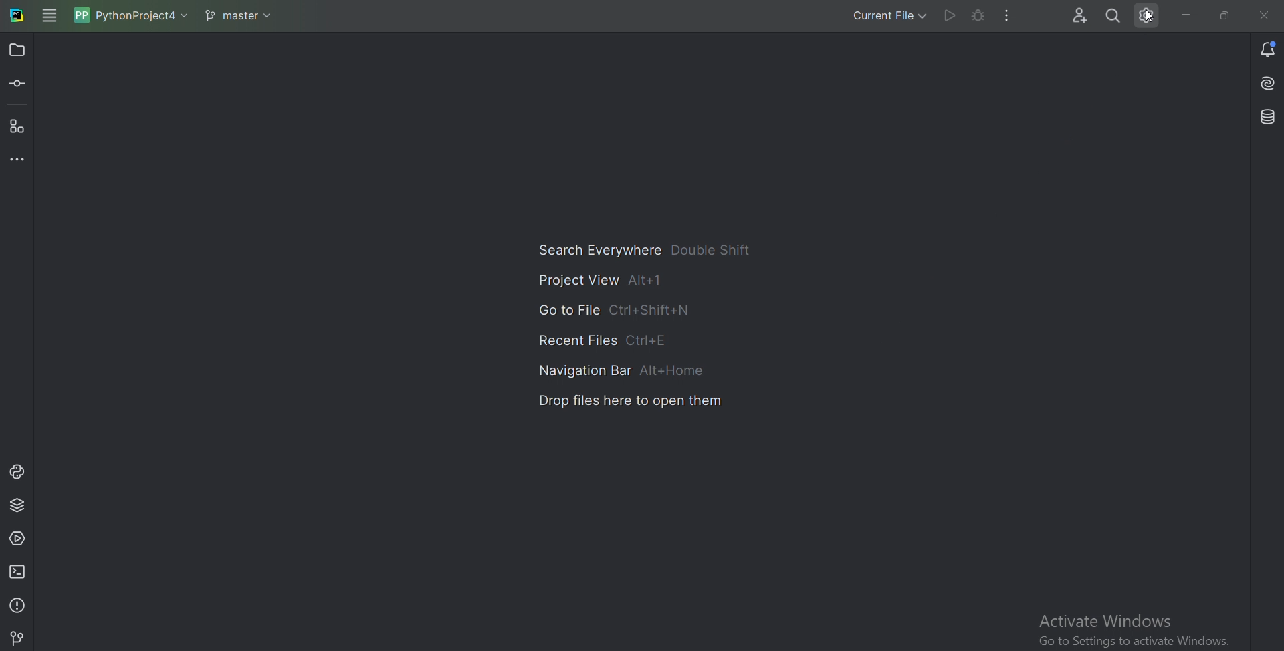 This screenshot has height=651, width=1284. Describe the element at coordinates (1222, 15) in the screenshot. I see `Restore down` at that location.